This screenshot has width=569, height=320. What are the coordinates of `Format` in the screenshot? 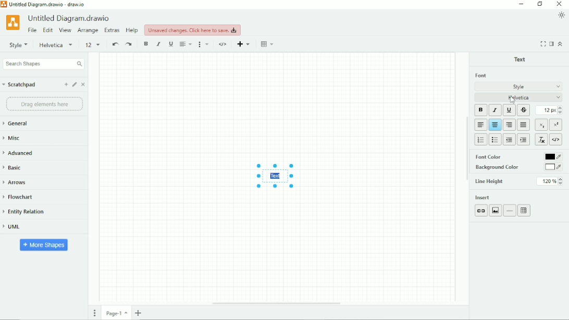 It's located at (204, 44).